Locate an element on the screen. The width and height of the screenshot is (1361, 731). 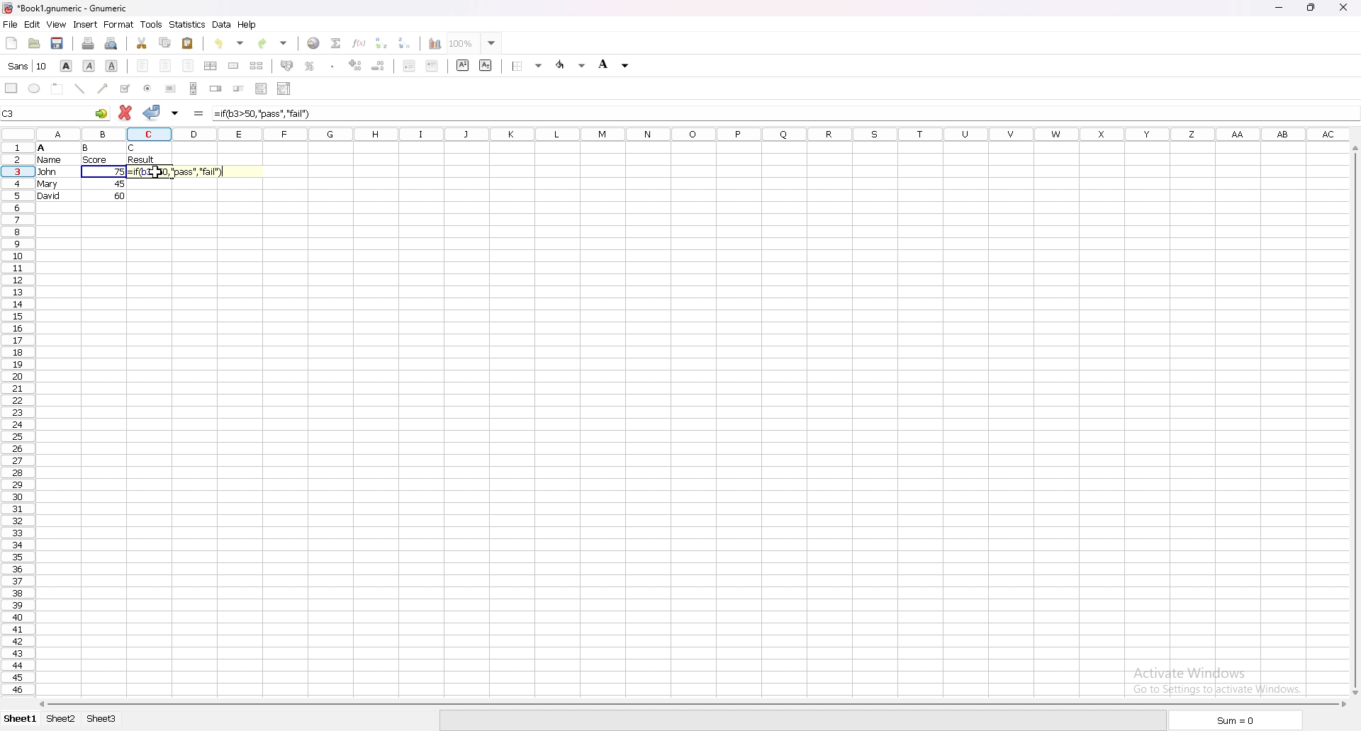
subscript is located at coordinates (486, 65).